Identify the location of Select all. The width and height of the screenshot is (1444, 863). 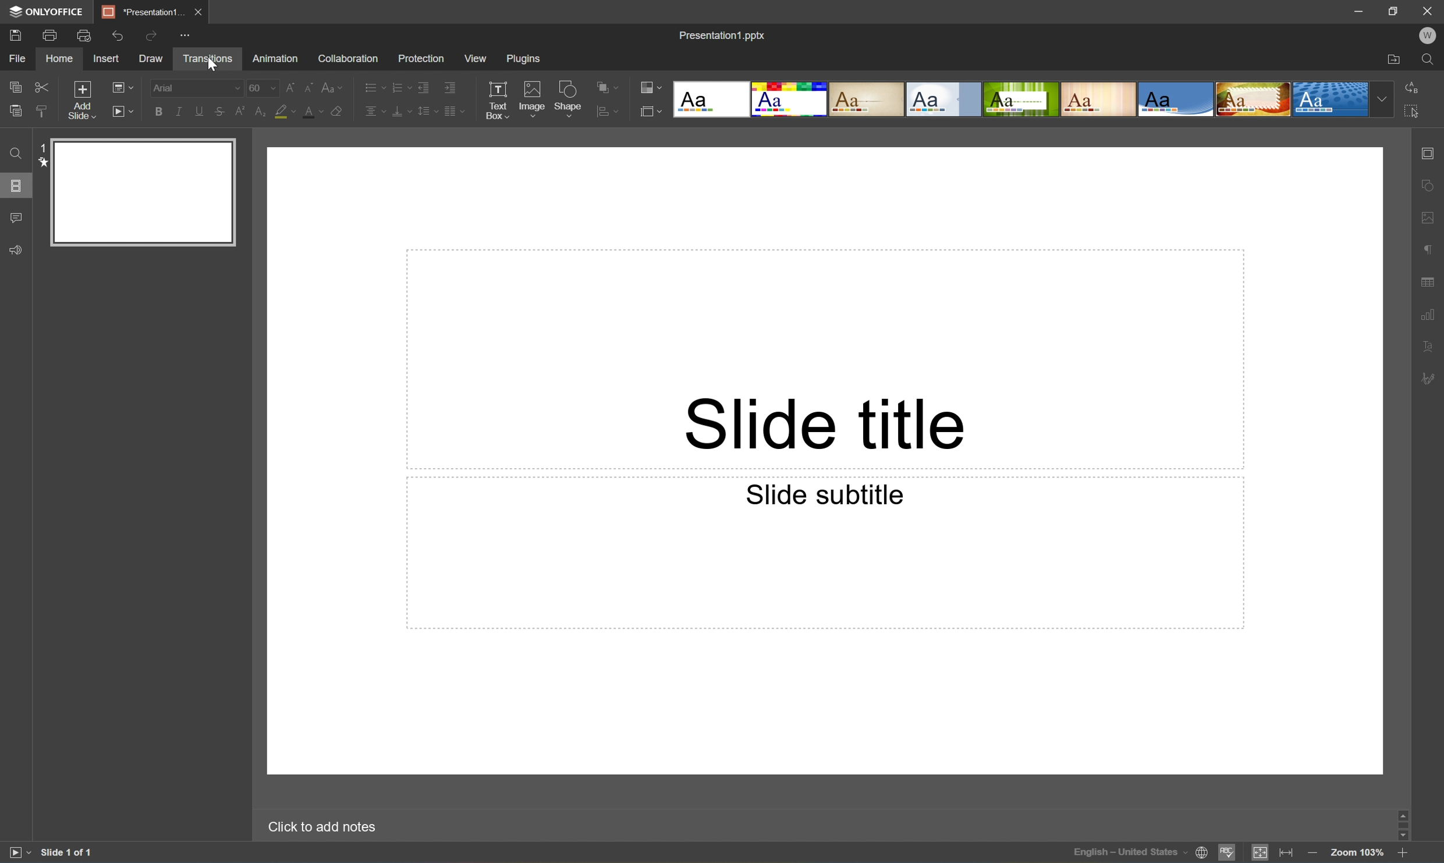
(1414, 110).